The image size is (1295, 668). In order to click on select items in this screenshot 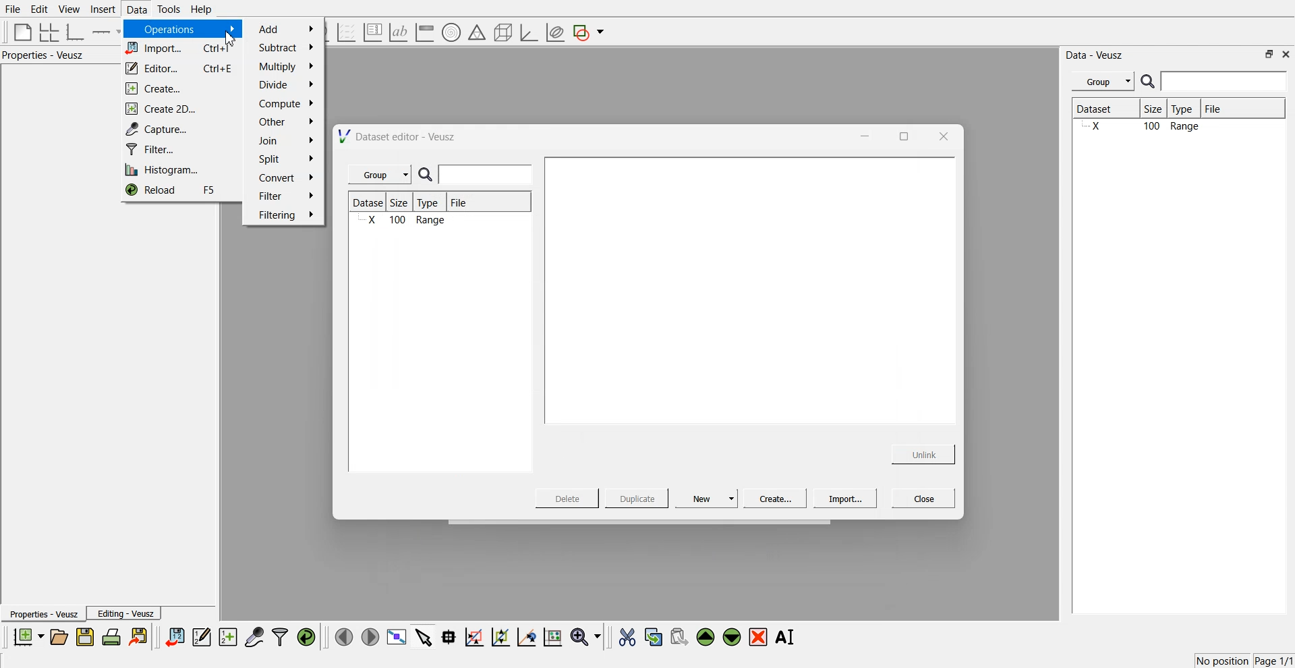, I will do `click(424, 636)`.